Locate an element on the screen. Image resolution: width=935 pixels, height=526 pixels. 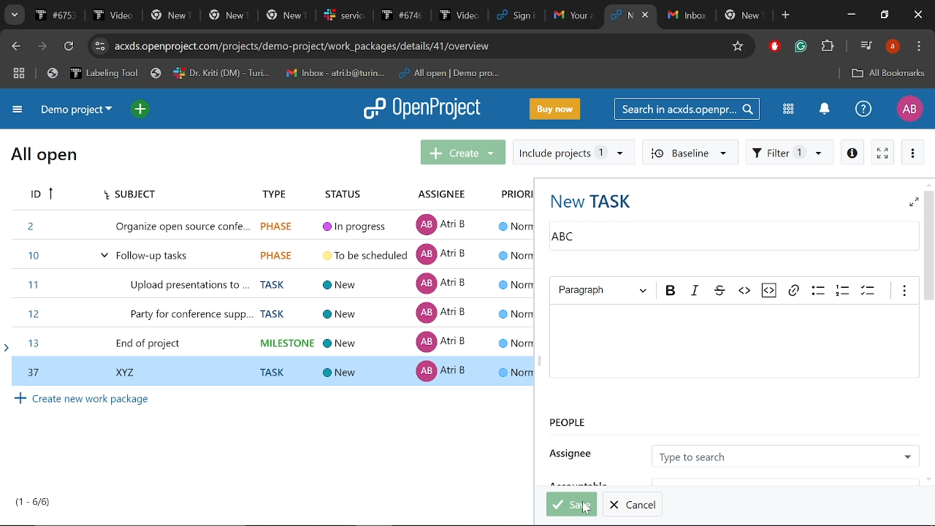
To-do list is located at coordinates (869, 291).